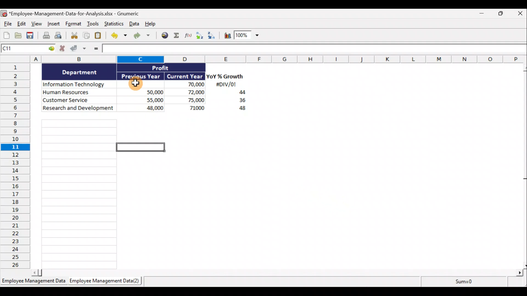 Image resolution: width=527 pixels, height=296 pixels. What do you see at coordinates (18, 36) in the screenshot?
I see `Open a file` at bounding box center [18, 36].